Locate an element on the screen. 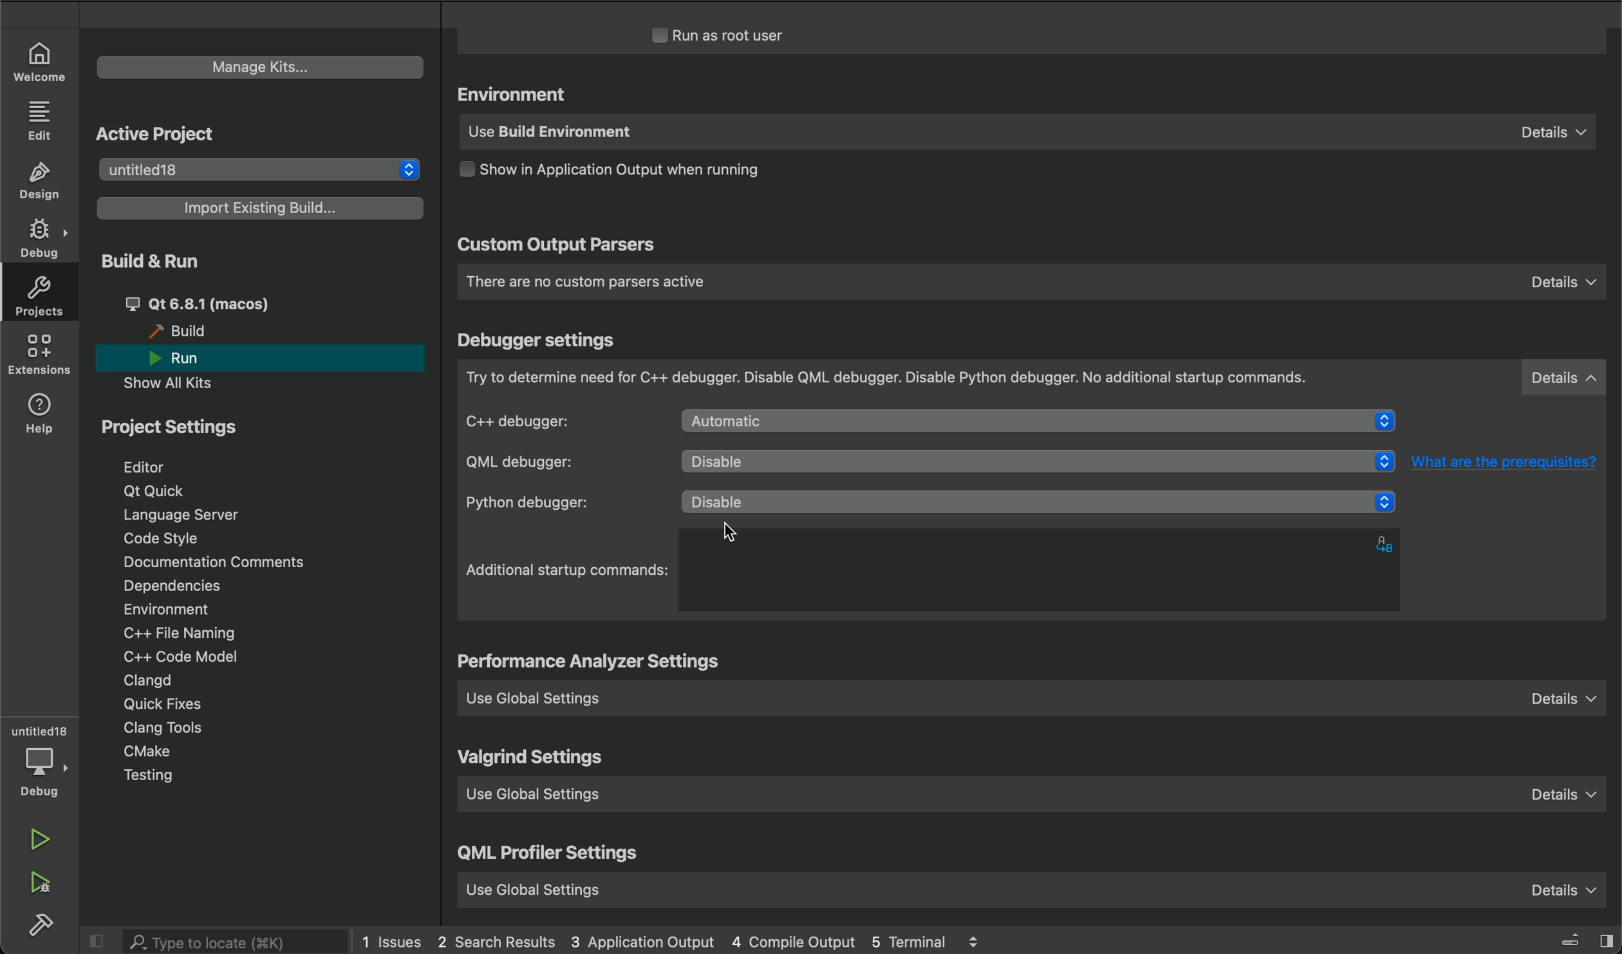  disabled is located at coordinates (1038, 463).